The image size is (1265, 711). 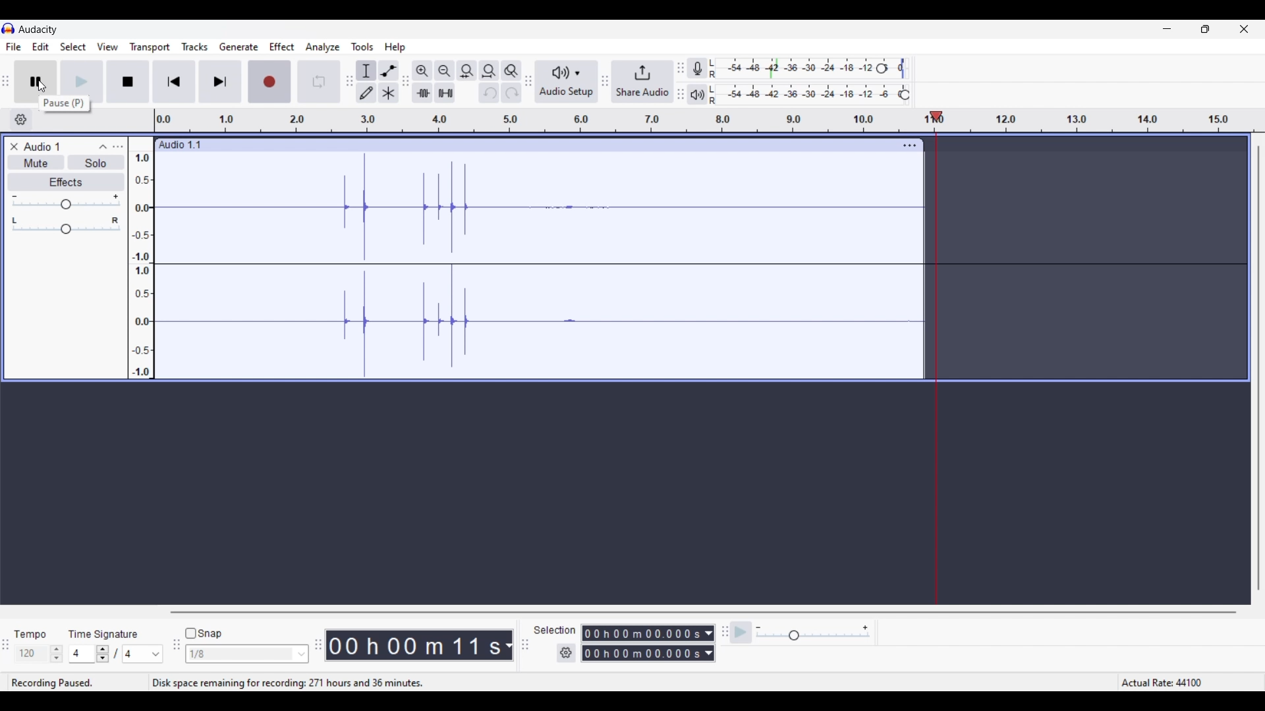 What do you see at coordinates (240, 654) in the screenshot?
I see `1/8` at bounding box center [240, 654].